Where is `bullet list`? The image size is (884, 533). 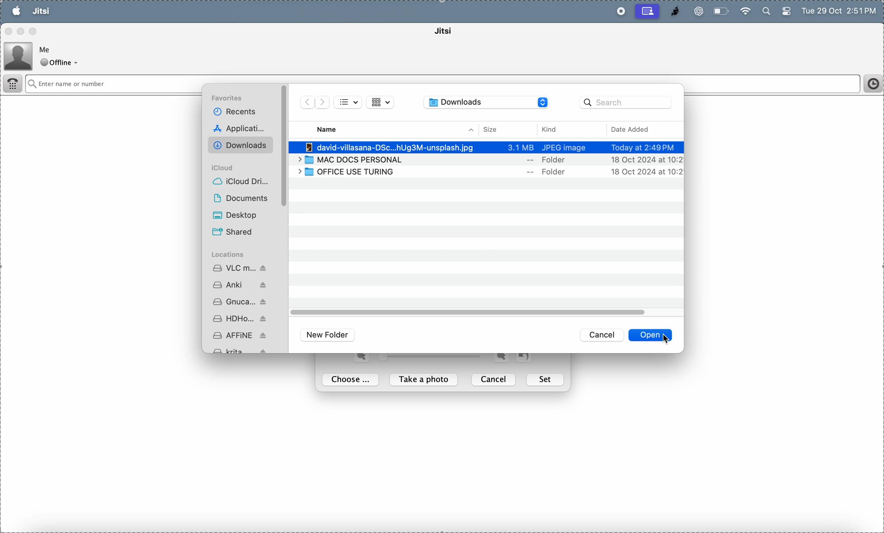 bullet list is located at coordinates (348, 103).